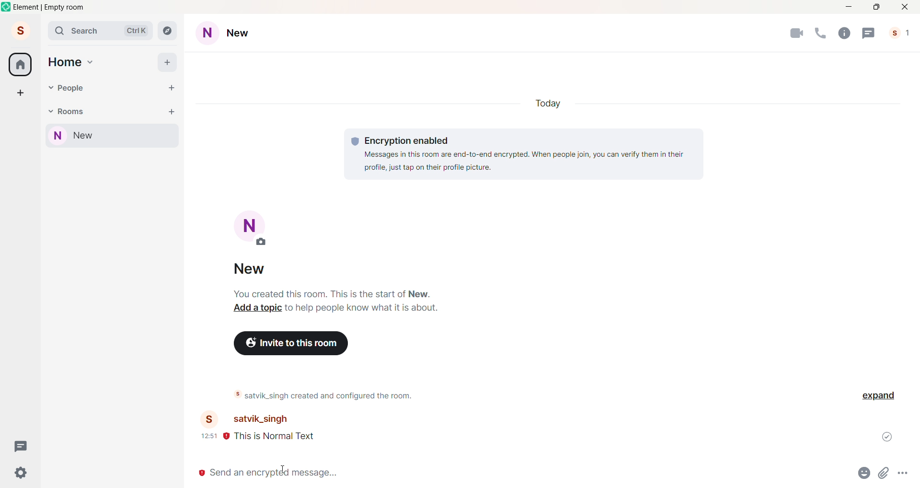 The image size is (920, 488). Describe the element at coordinates (335, 301) in the screenshot. I see `You created this room. This is the start of New.
Add a topic to help people know what it is about.` at that location.